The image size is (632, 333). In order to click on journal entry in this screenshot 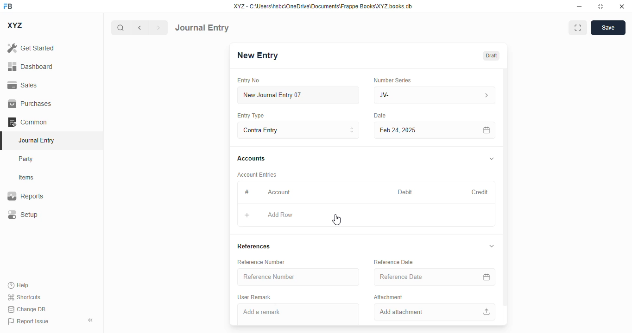, I will do `click(37, 140)`.